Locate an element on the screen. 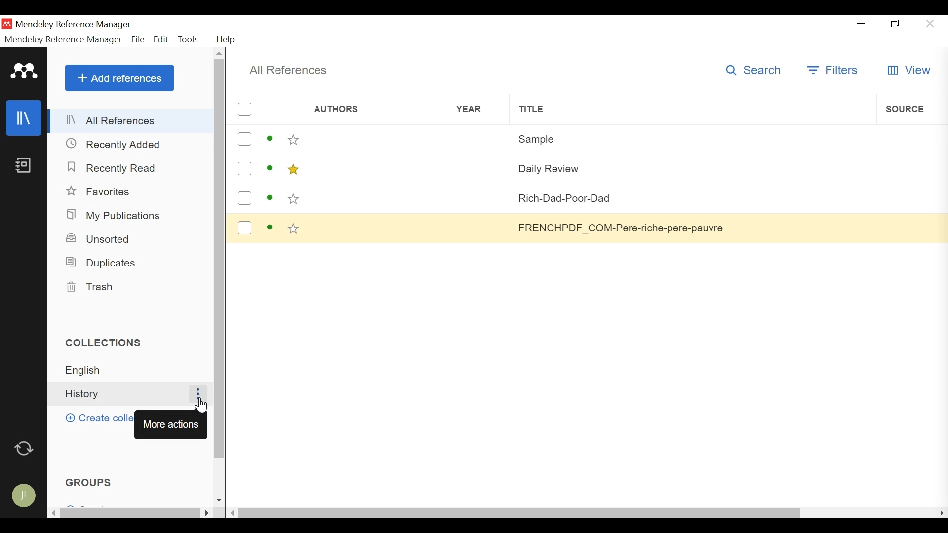 This screenshot has width=948, height=533. More actions is located at coordinates (173, 424).